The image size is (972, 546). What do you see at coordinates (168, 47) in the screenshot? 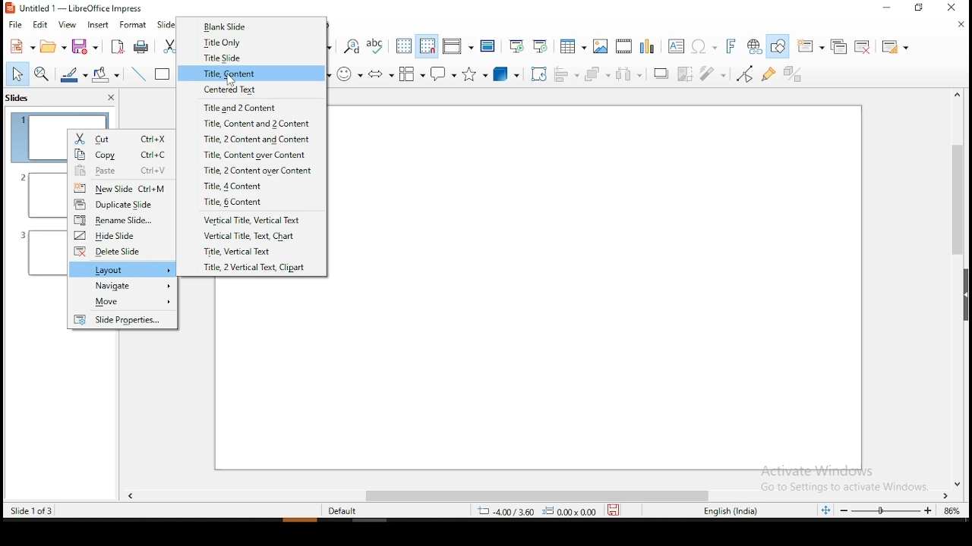
I see `cut` at bounding box center [168, 47].